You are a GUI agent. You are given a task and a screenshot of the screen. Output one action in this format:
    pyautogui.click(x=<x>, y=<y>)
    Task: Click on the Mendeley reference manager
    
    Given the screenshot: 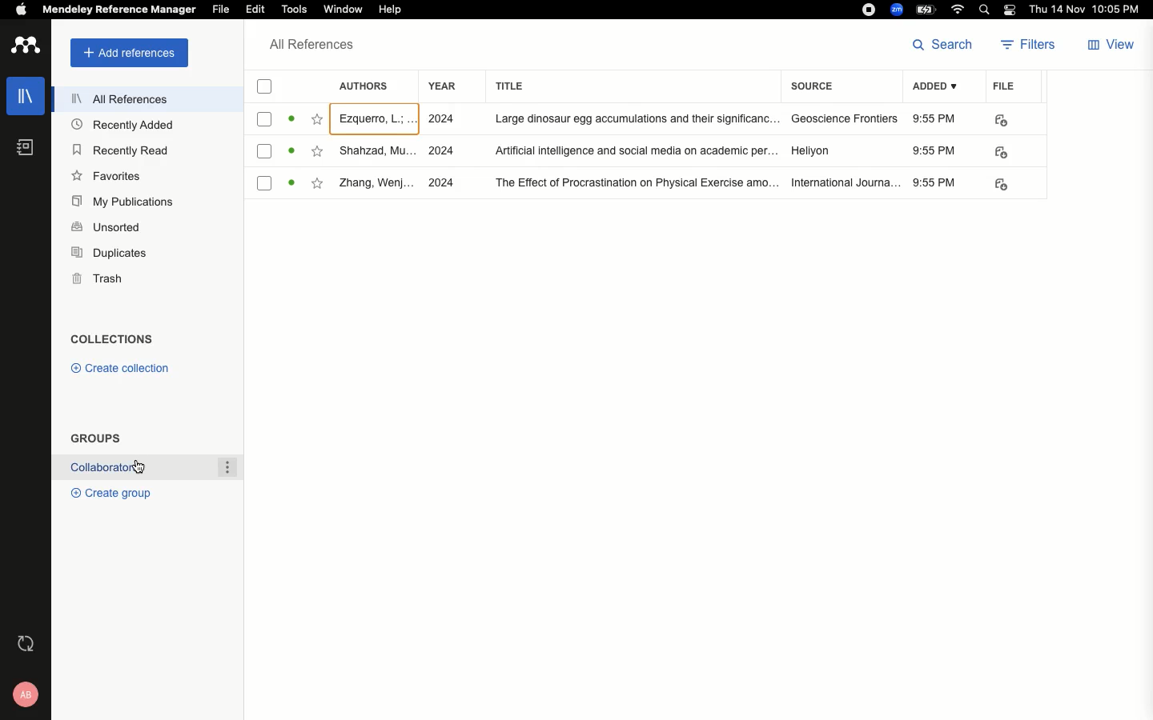 What is the action you would take?
    pyautogui.click(x=120, y=10)
    